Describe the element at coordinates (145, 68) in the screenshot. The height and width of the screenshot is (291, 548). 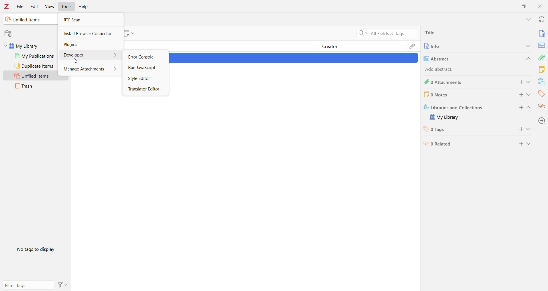
I see `Run JavaScript` at that location.